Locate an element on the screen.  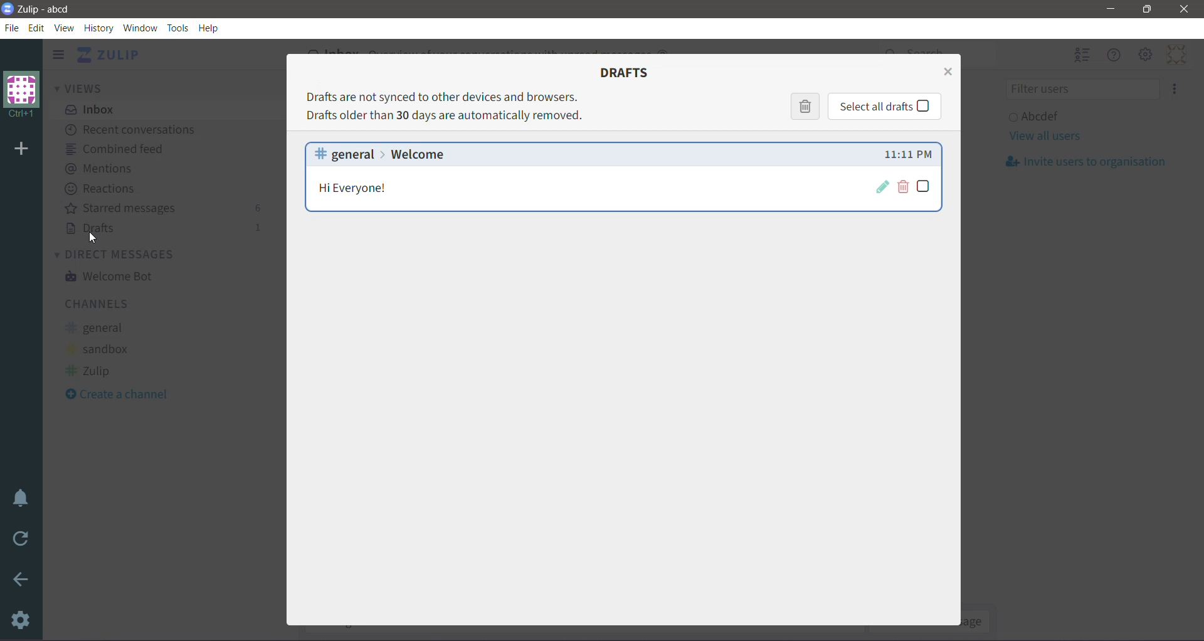
Reload is located at coordinates (23, 539).